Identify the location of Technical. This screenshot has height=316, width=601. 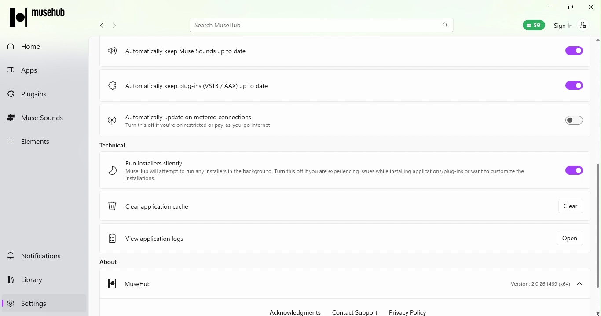
(117, 147).